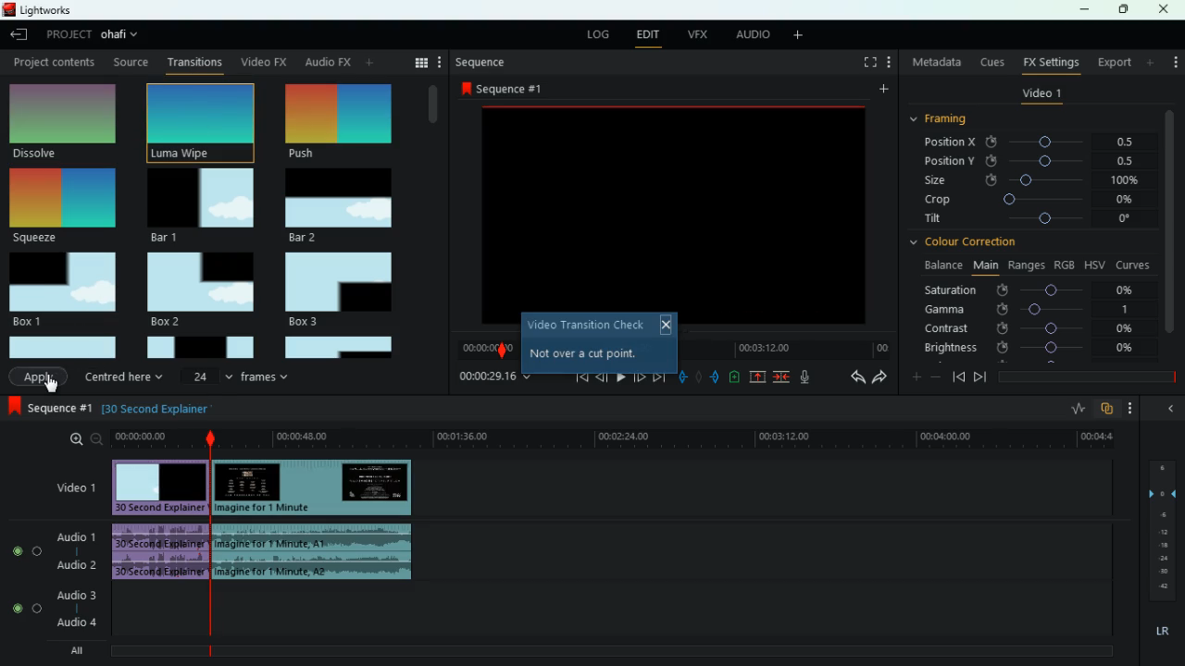 The image size is (1185, 666). What do you see at coordinates (338, 205) in the screenshot?
I see `bar 2` at bounding box center [338, 205].